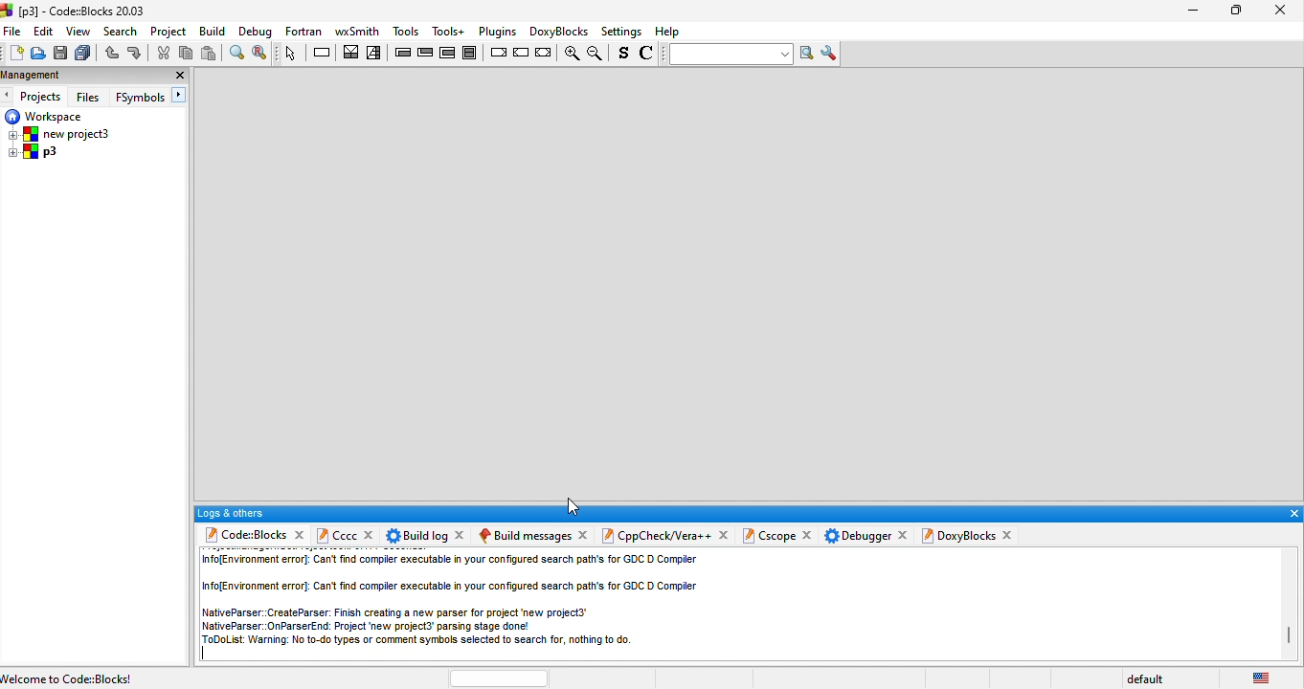 Image resolution: width=1304 pixels, height=689 pixels. What do you see at coordinates (13, 31) in the screenshot?
I see `file` at bounding box center [13, 31].